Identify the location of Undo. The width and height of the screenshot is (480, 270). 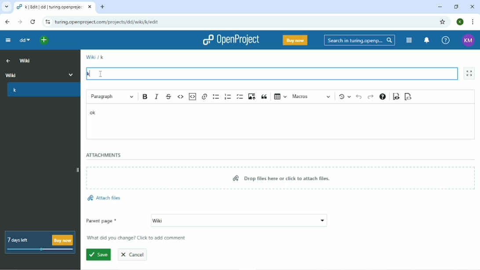
(359, 98).